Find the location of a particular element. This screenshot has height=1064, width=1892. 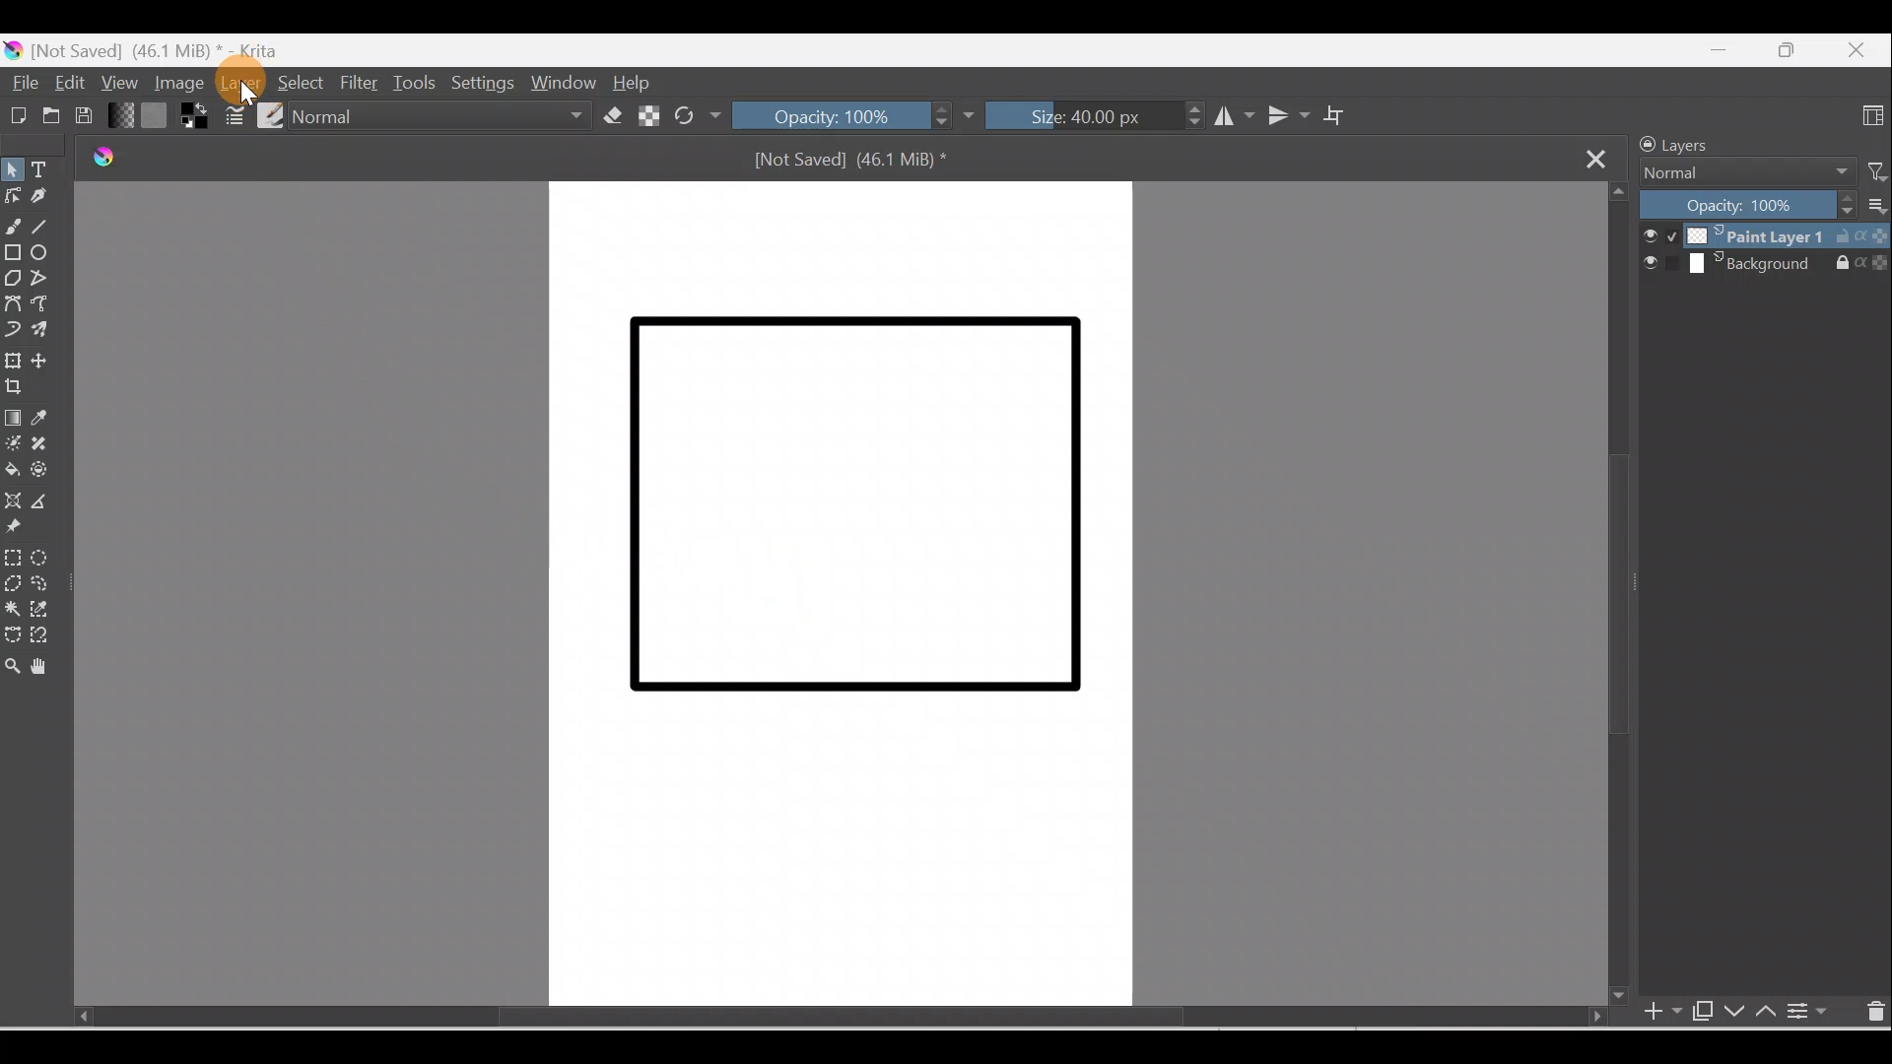

More is located at coordinates (1874, 209).